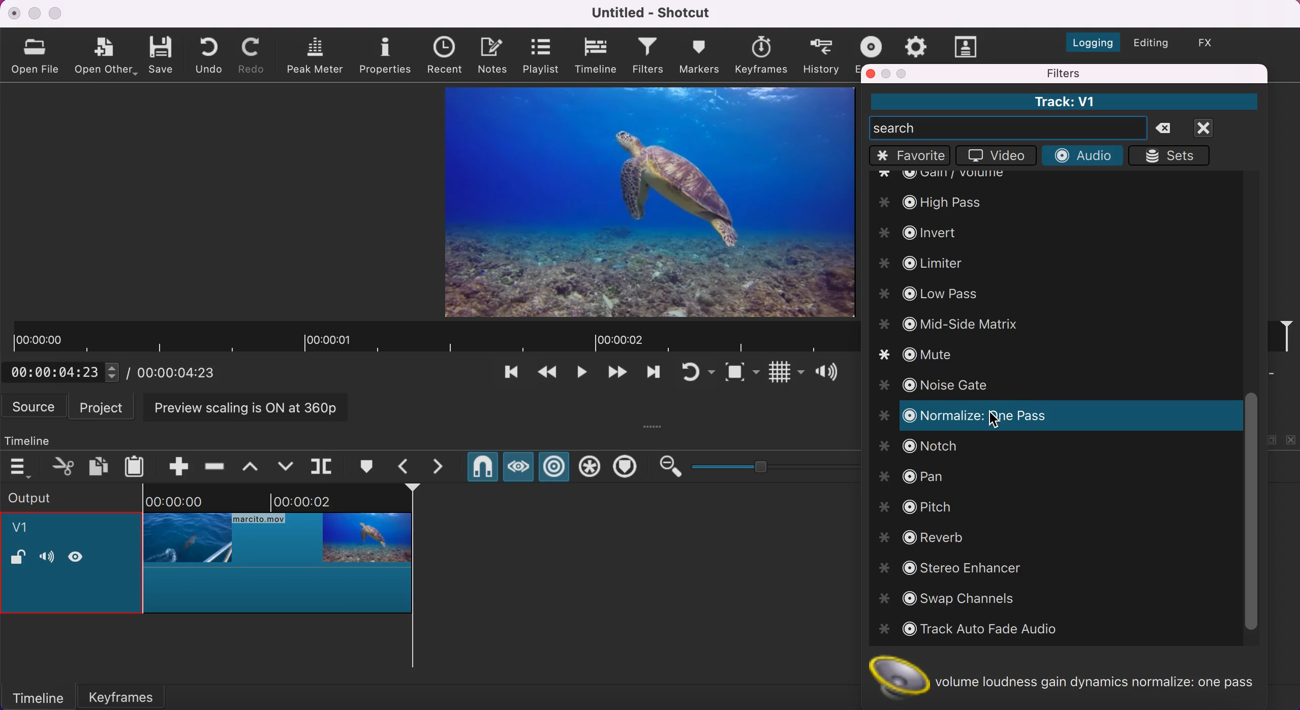  I want to click on peak meter, so click(317, 56).